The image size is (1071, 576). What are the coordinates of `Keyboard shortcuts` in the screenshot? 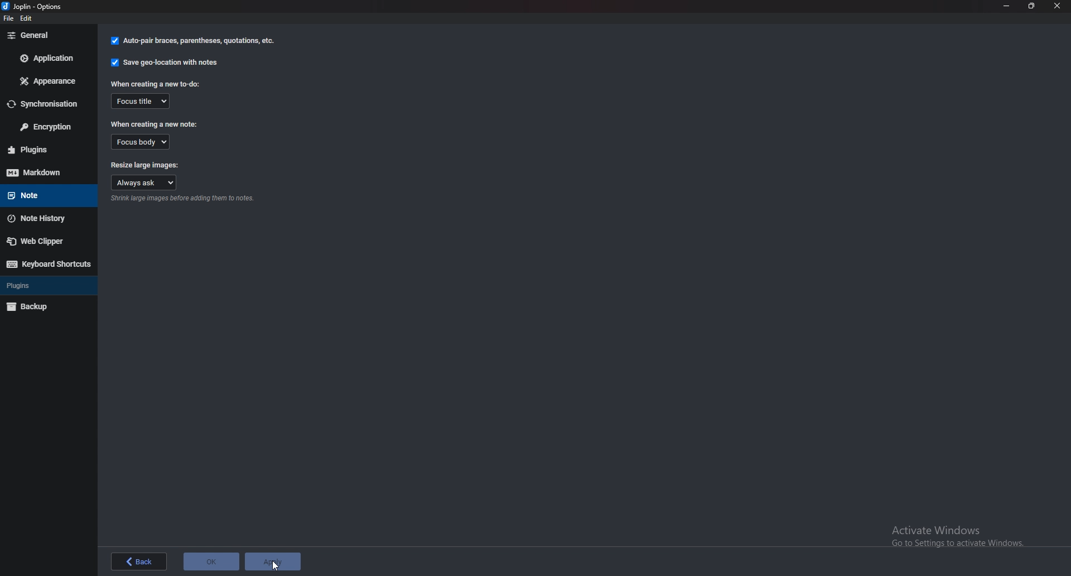 It's located at (49, 264).